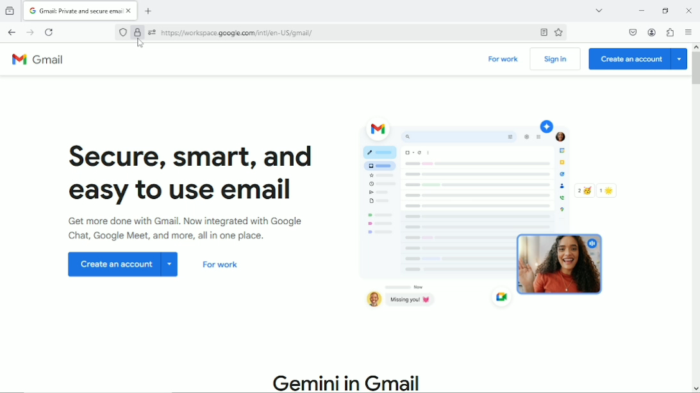  What do you see at coordinates (149, 10) in the screenshot?
I see `New tab` at bounding box center [149, 10].